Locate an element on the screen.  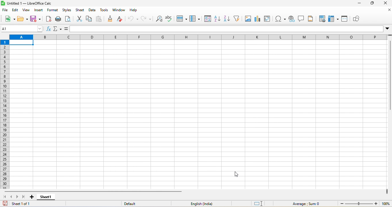
undo is located at coordinates (132, 19).